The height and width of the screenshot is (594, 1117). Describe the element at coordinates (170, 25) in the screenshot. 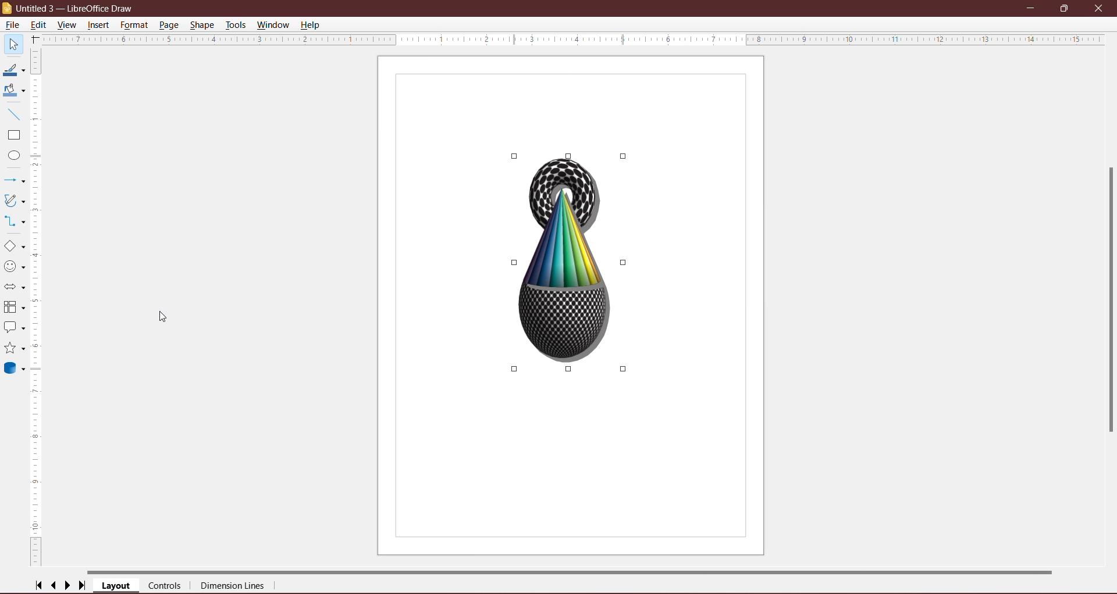

I see `Page` at that location.